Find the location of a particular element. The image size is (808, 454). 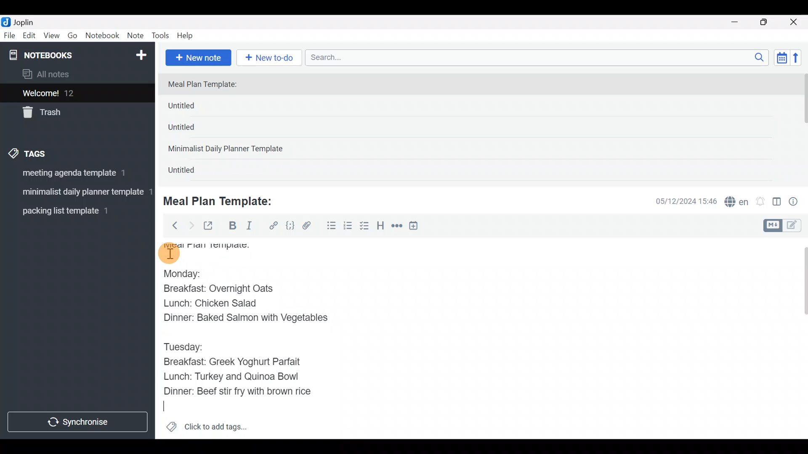

cursor is located at coordinates (168, 253).